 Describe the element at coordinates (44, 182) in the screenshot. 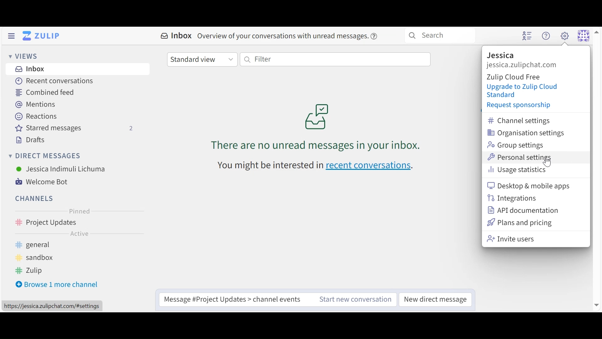

I see `Welcome Bot` at that location.